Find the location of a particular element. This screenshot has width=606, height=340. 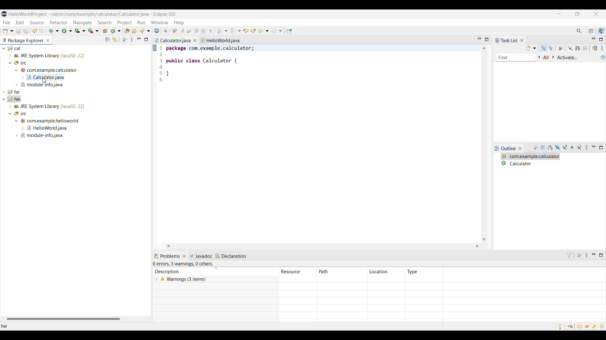

Minimize is located at coordinates (594, 147).